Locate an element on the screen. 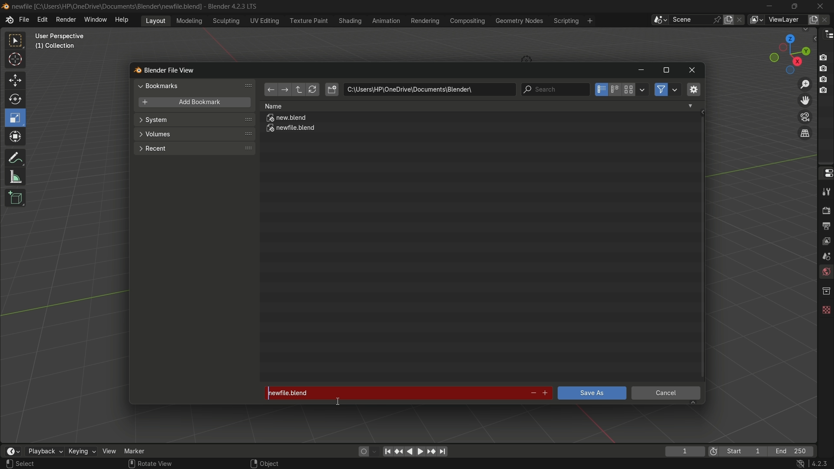  tools is located at coordinates (825, 192).